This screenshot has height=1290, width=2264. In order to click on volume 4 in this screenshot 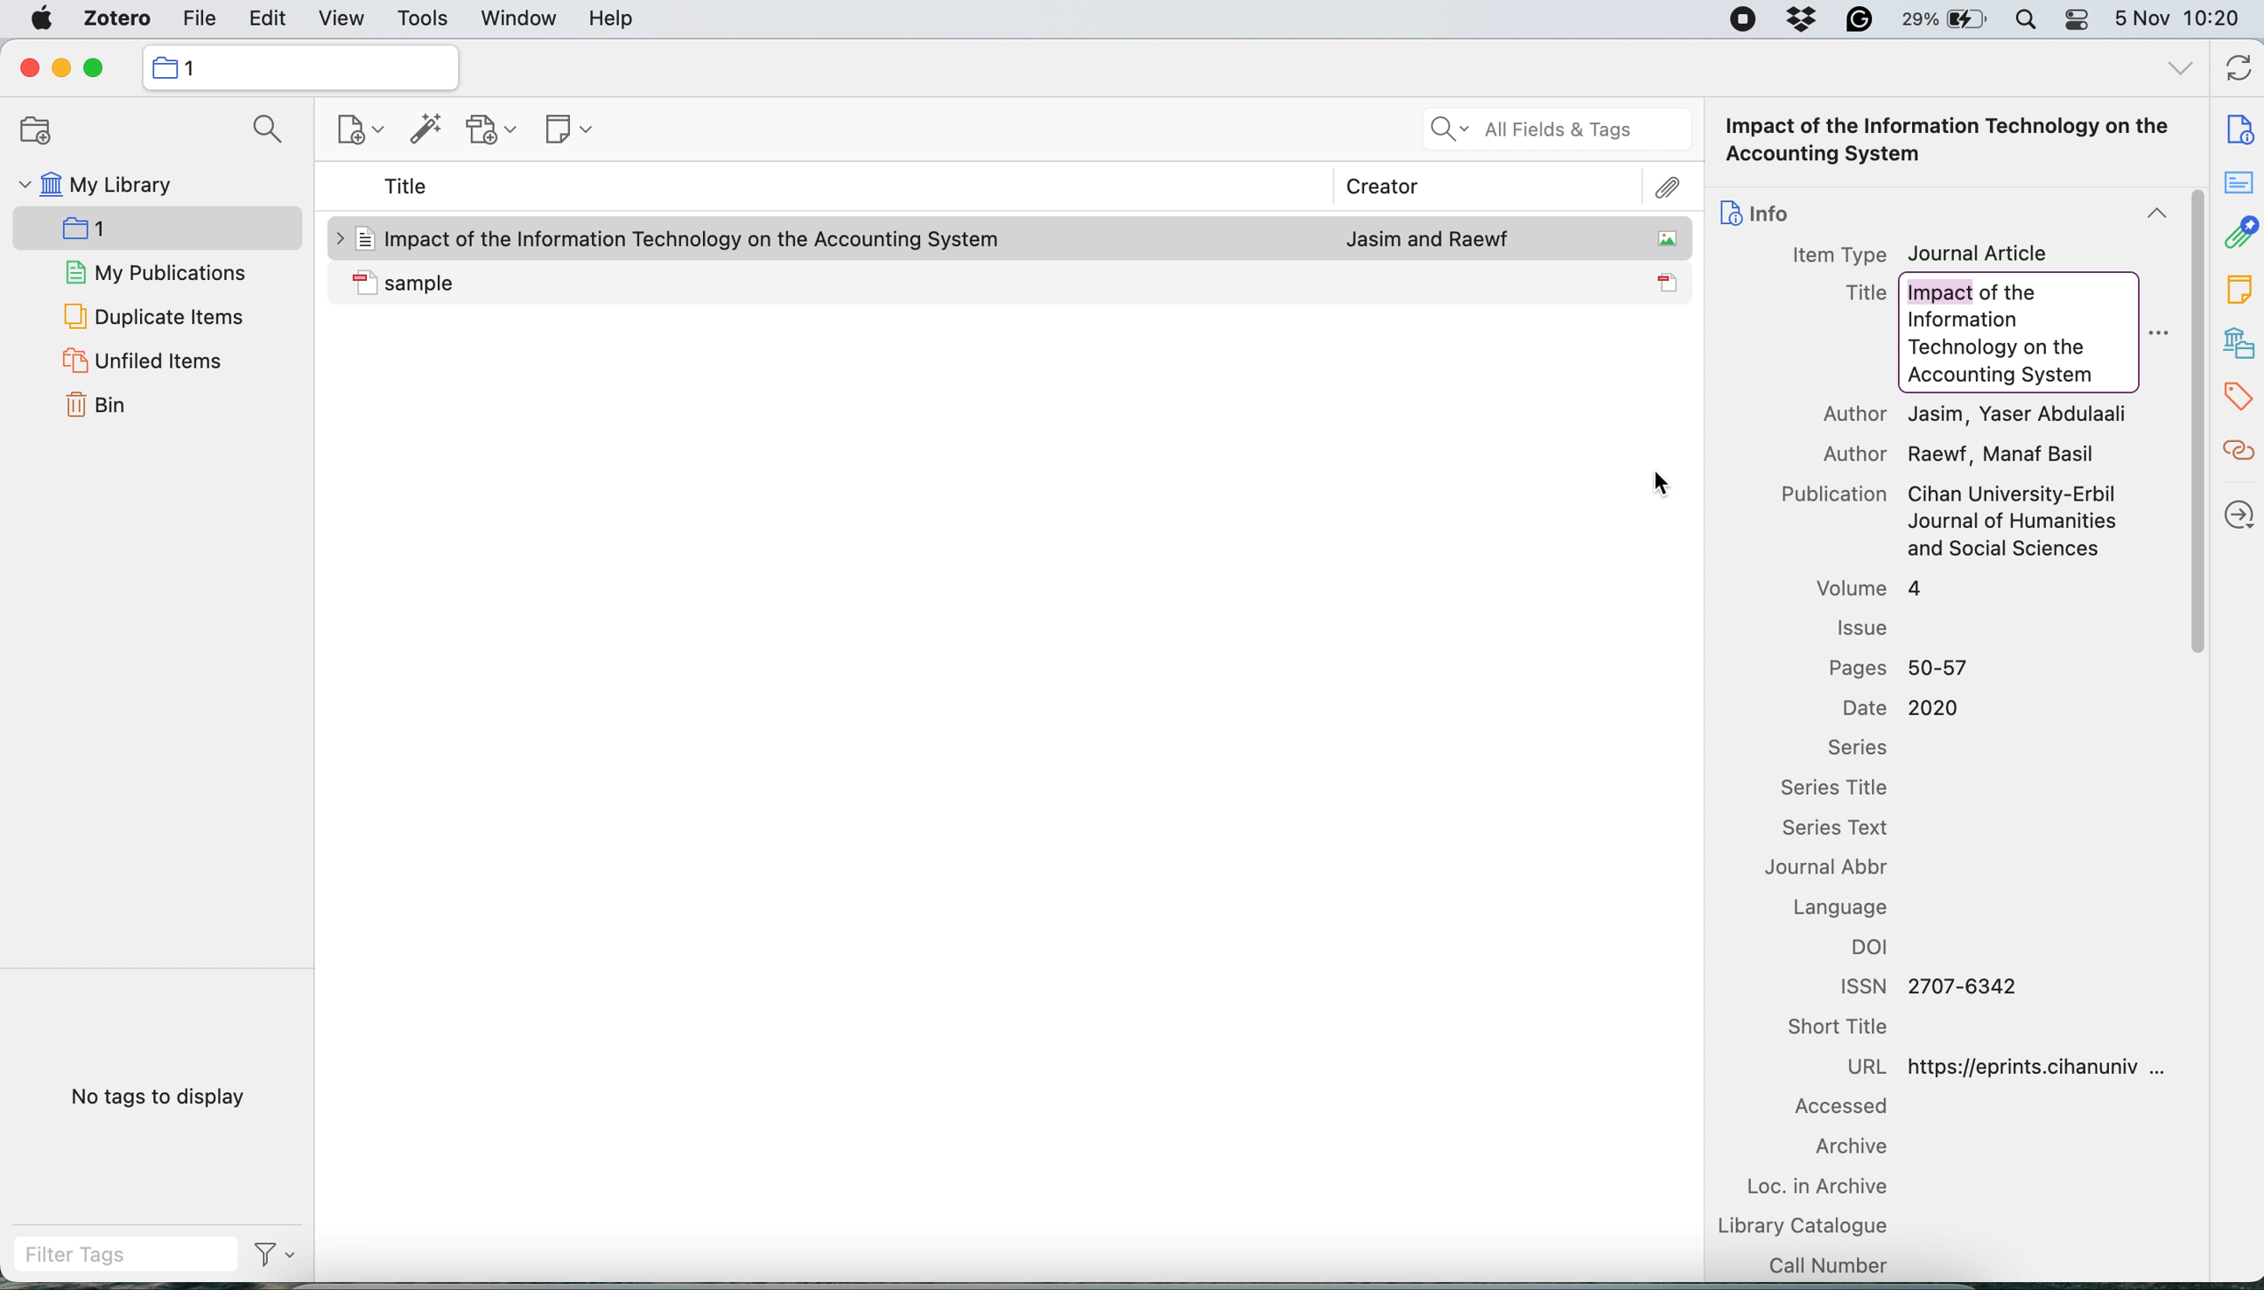, I will do `click(1872, 587)`.